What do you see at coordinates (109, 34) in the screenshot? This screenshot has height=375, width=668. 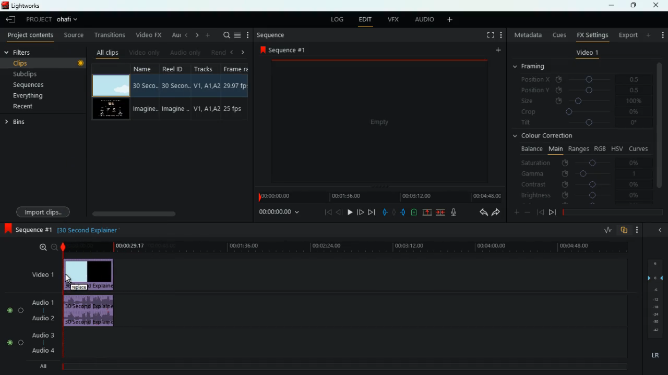 I see `transitions` at bounding box center [109, 34].